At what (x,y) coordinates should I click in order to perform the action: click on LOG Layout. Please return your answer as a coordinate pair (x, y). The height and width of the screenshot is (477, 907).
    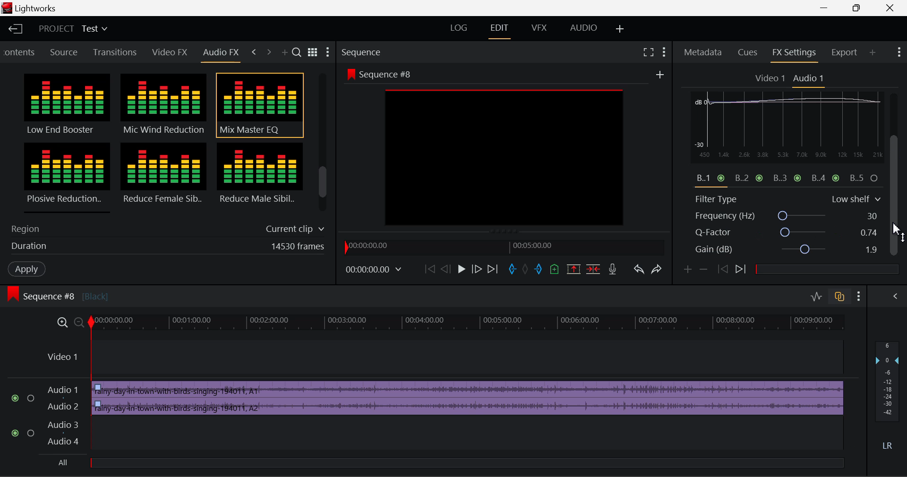
    Looking at the image, I should click on (457, 28).